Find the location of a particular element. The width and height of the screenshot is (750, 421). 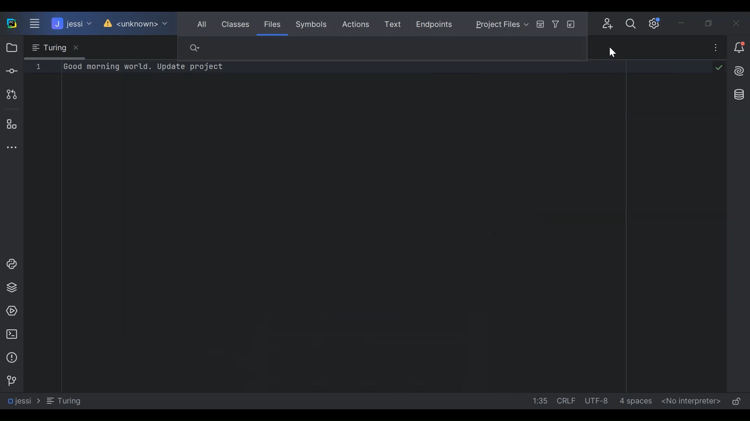

Cursor is located at coordinates (610, 51).